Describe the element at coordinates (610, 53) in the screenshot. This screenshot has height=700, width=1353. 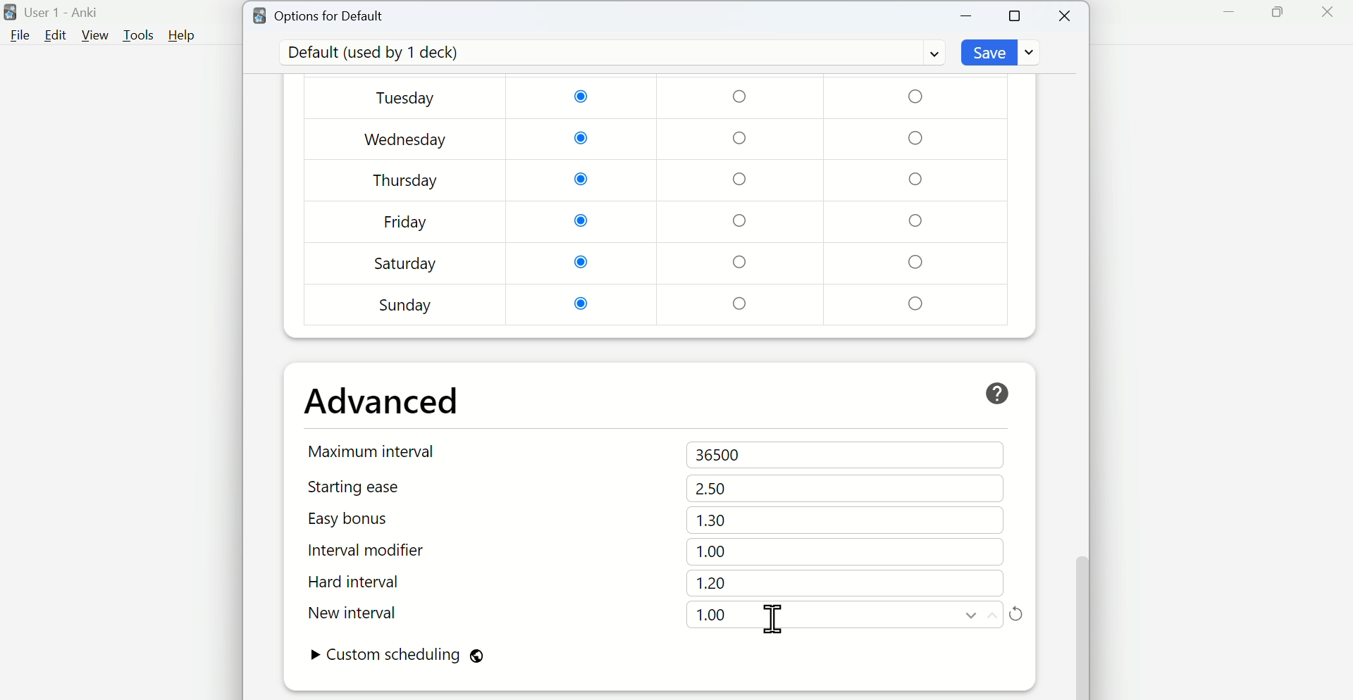
I see `Default` at that location.